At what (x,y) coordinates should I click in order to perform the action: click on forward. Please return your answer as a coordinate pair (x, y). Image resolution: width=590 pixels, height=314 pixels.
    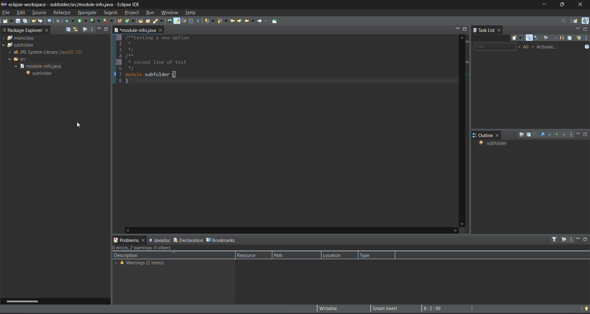
    Looking at the image, I should click on (261, 21).